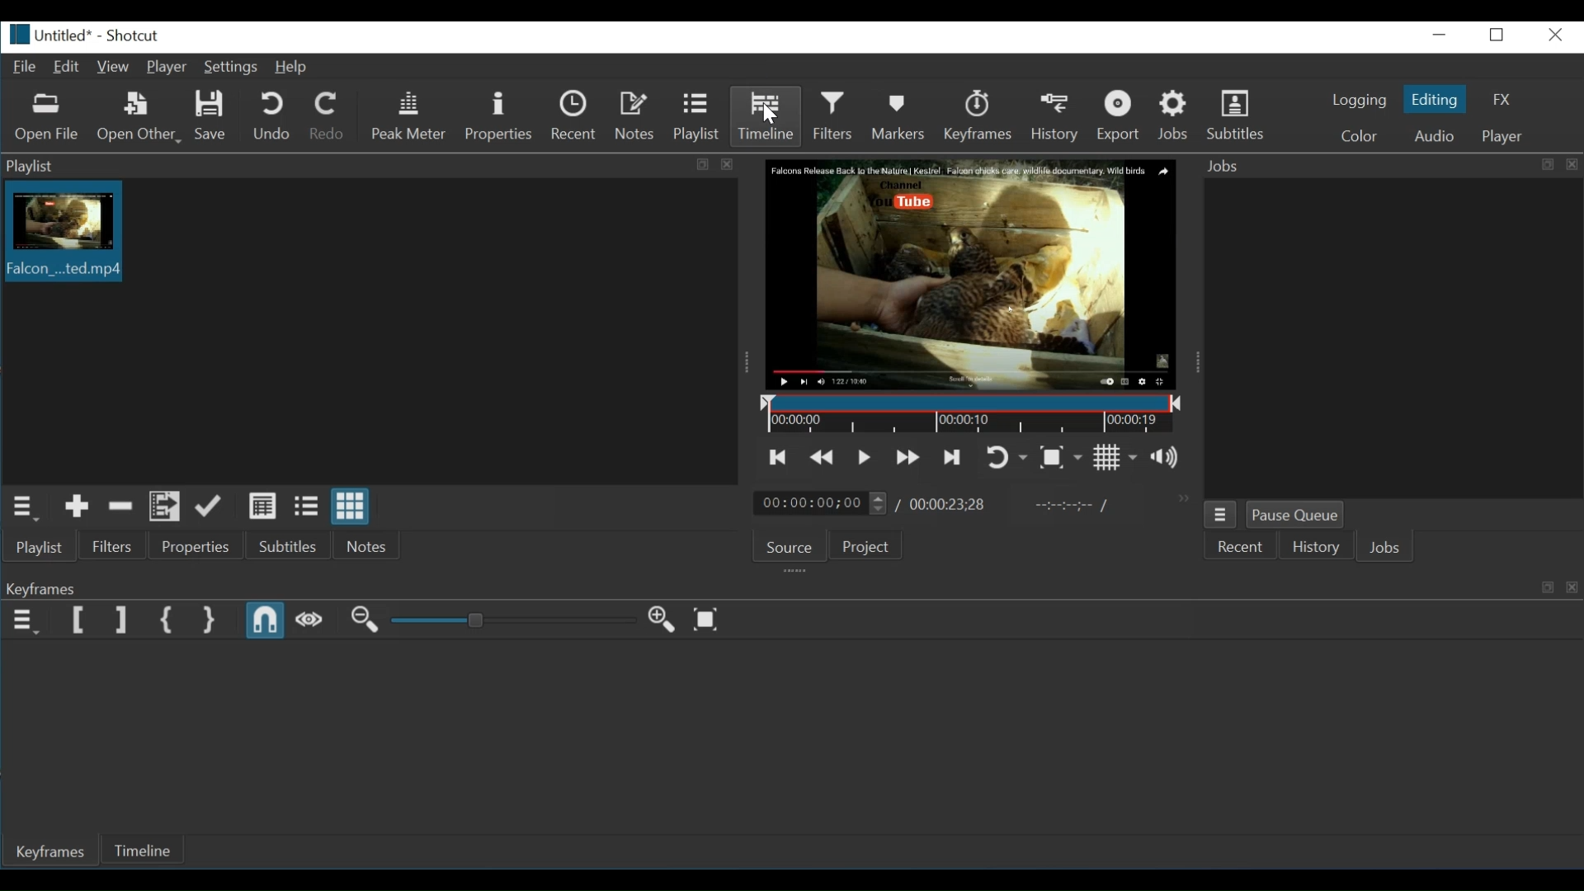  I want to click on jobs panel, so click(1393, 336).